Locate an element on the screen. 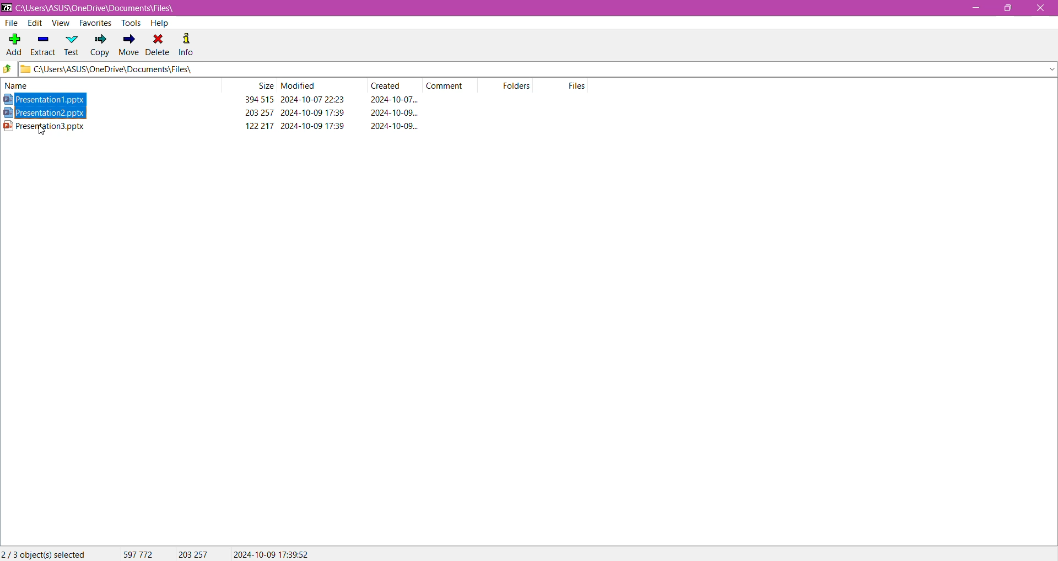  Application Logo is located at coordinates (7, 7).